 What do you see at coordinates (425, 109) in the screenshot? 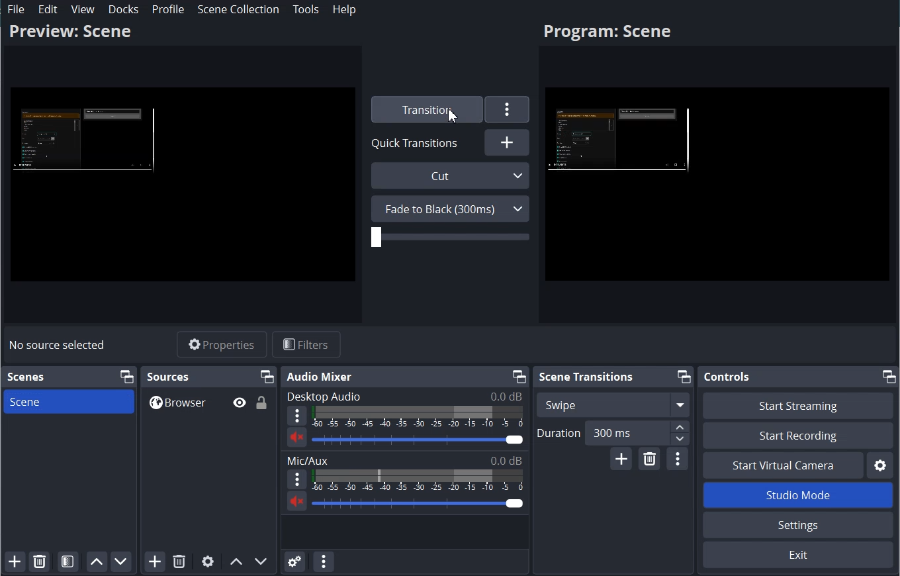
I see `Transition` at bounding box center [425, 109].